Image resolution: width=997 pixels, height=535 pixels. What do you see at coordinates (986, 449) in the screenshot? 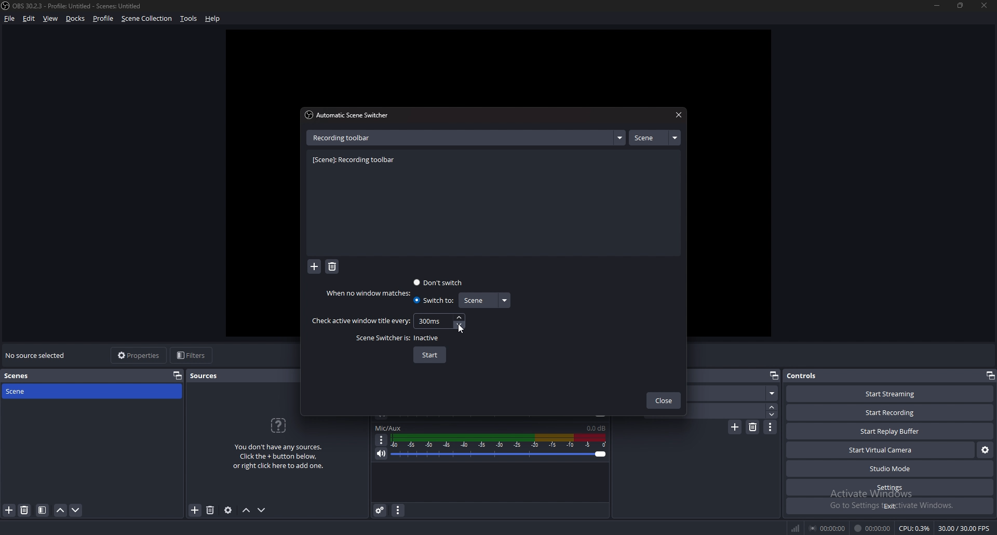
I see `configure virtual camera` at bounding box center [986, 449].